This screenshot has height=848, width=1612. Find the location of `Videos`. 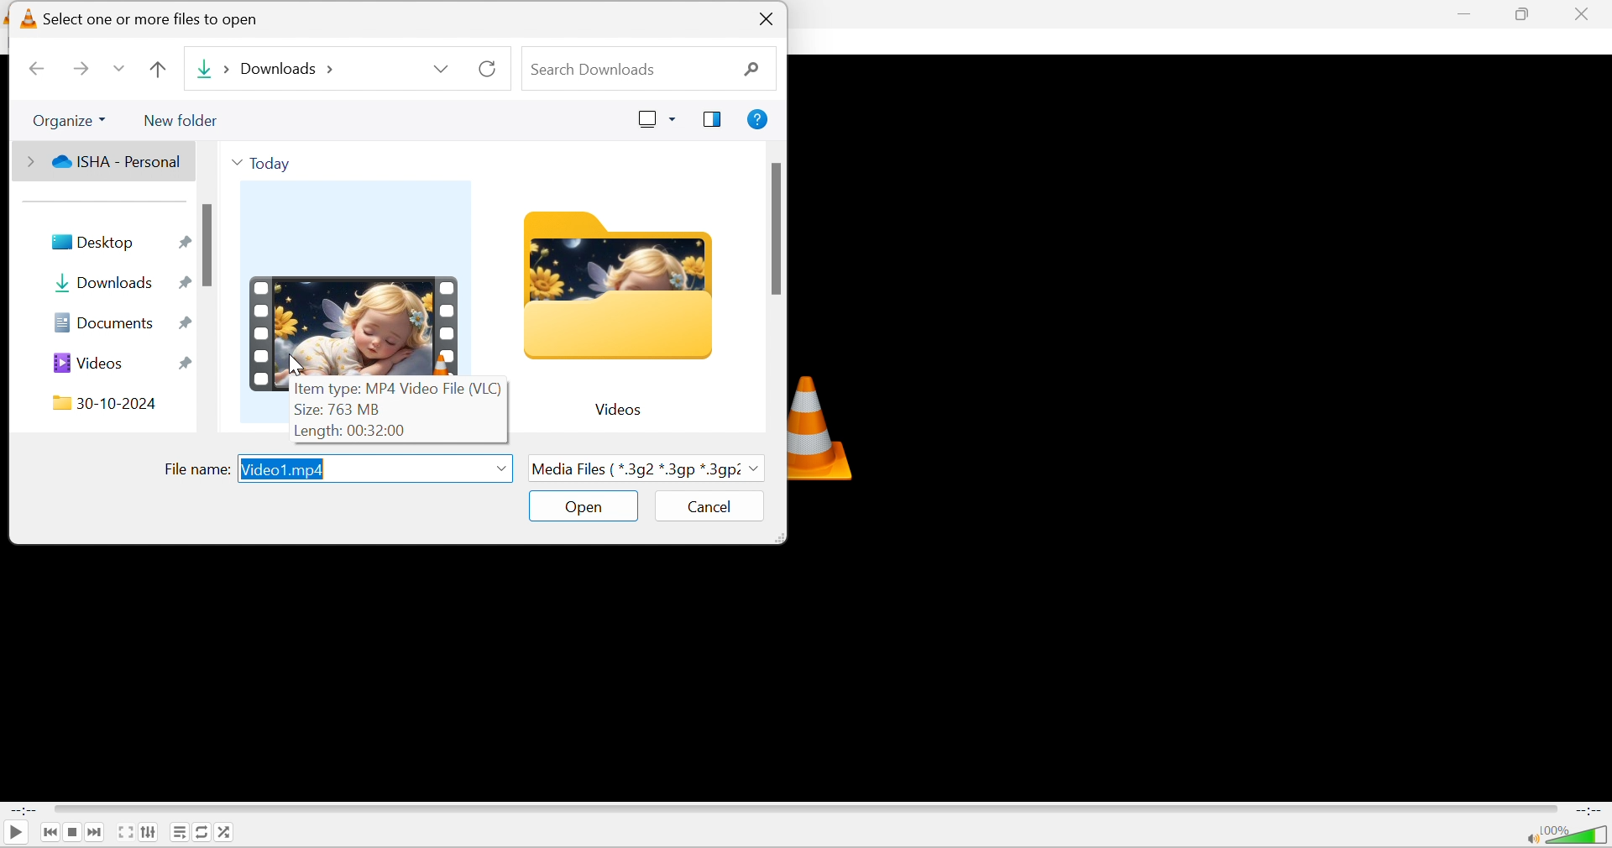

Videos is located at coordinates (616, 411).